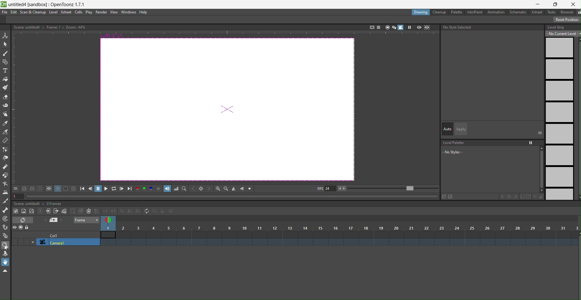  I want to click on icon, so click(423, 27).